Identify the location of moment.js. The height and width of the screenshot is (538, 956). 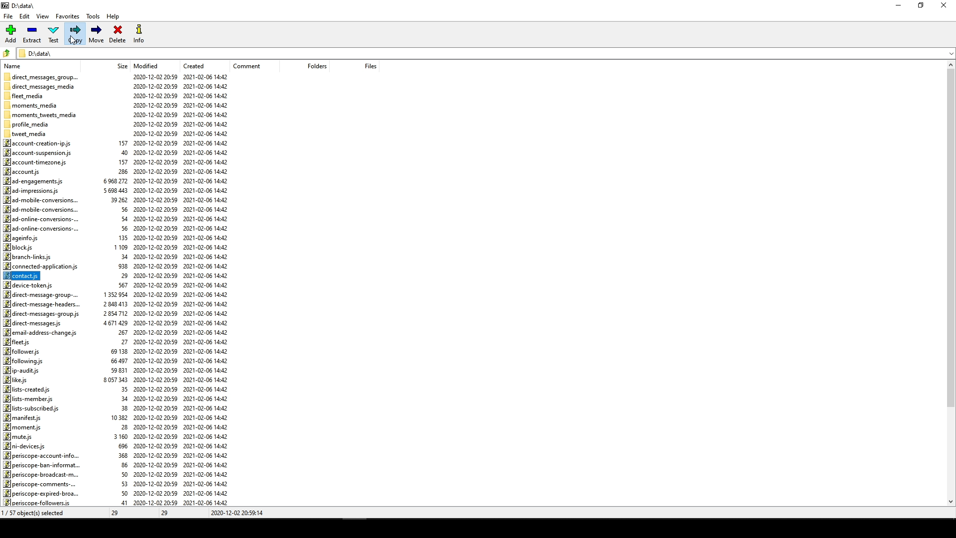
(23, 426).